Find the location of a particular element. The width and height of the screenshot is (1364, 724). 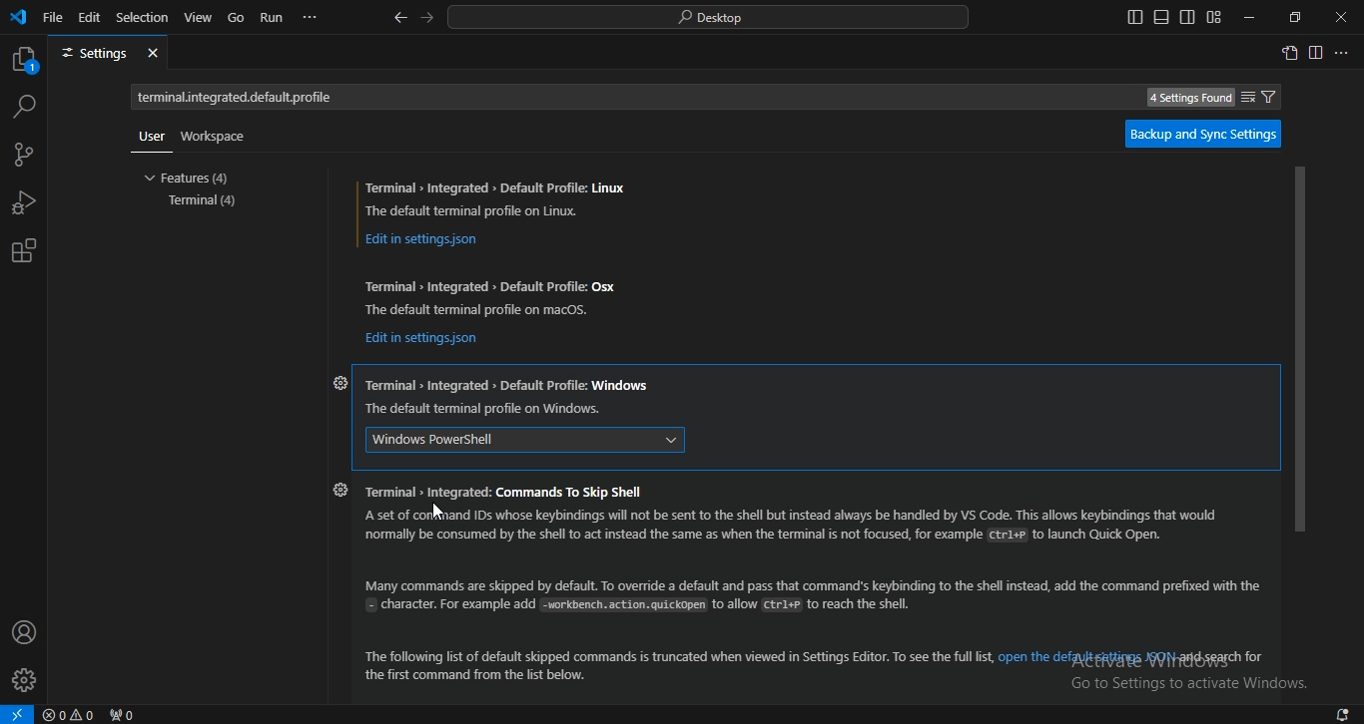

settings is located at coordinates (108, 53).